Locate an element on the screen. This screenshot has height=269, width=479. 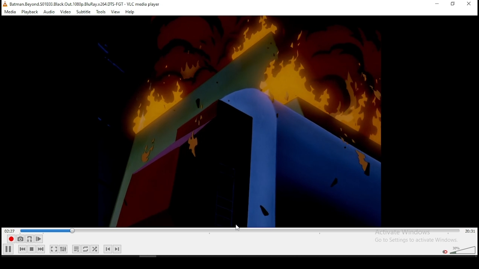
subtitle is located at coordinates (83, 11).